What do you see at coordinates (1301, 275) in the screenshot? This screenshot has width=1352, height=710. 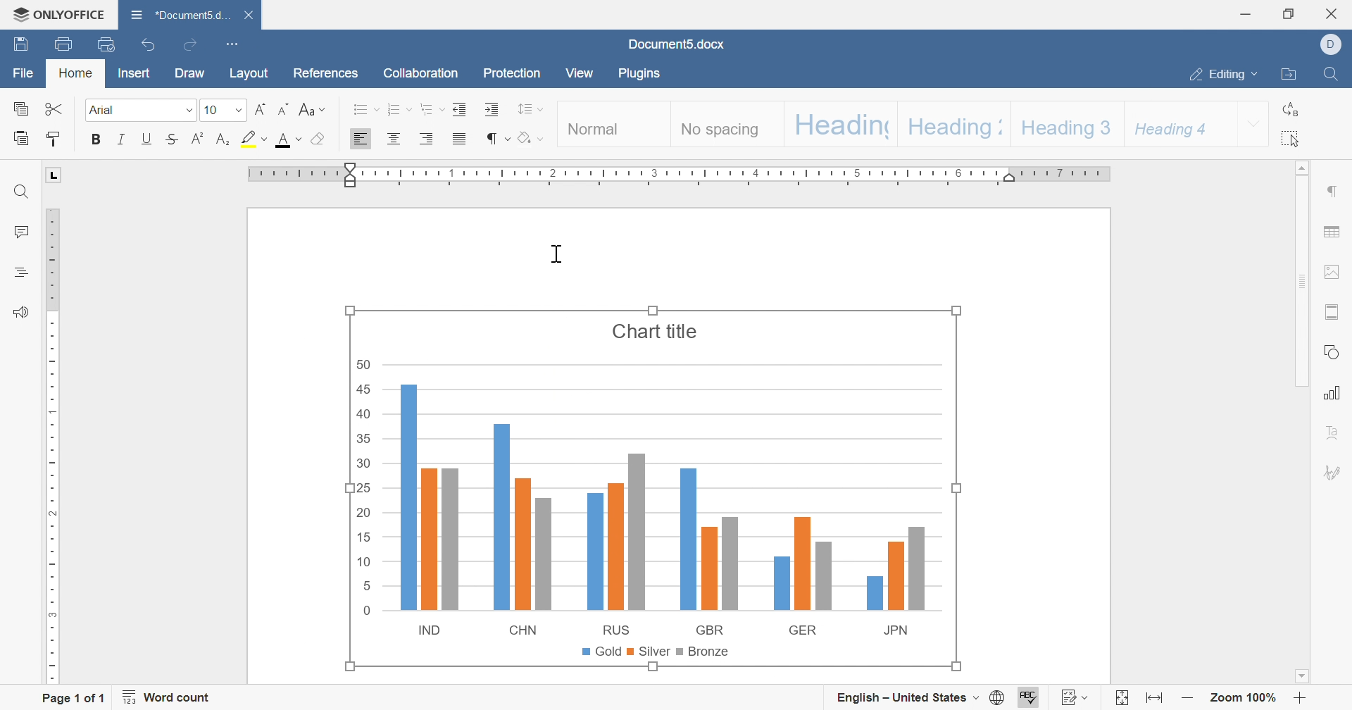 I see `scroll bar` at bounding box center [1301, 275].